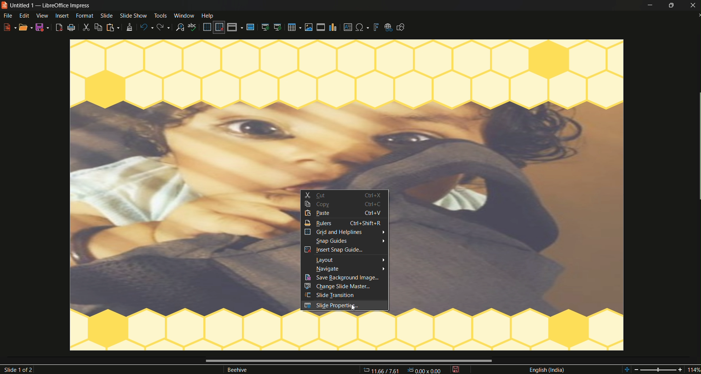 The image size is (701, 374). I want to click on edit, so click(25, 16).